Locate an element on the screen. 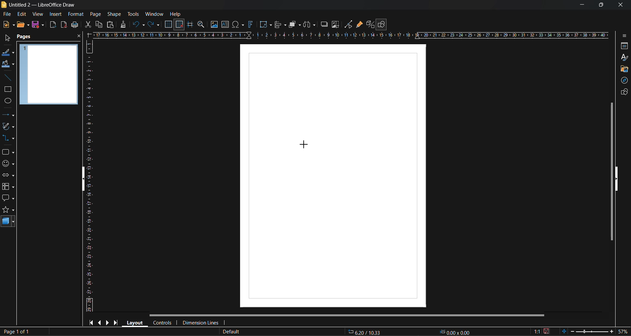 The image size is (631, 336). fill color is located at coordinates (8, 64).